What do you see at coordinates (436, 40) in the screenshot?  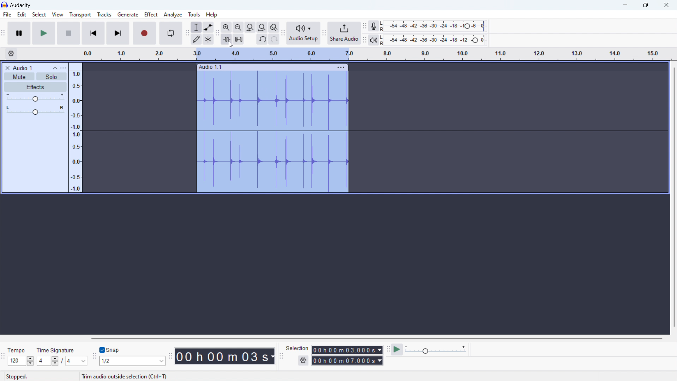 I see `playback level` at bounding box center [436, 40].